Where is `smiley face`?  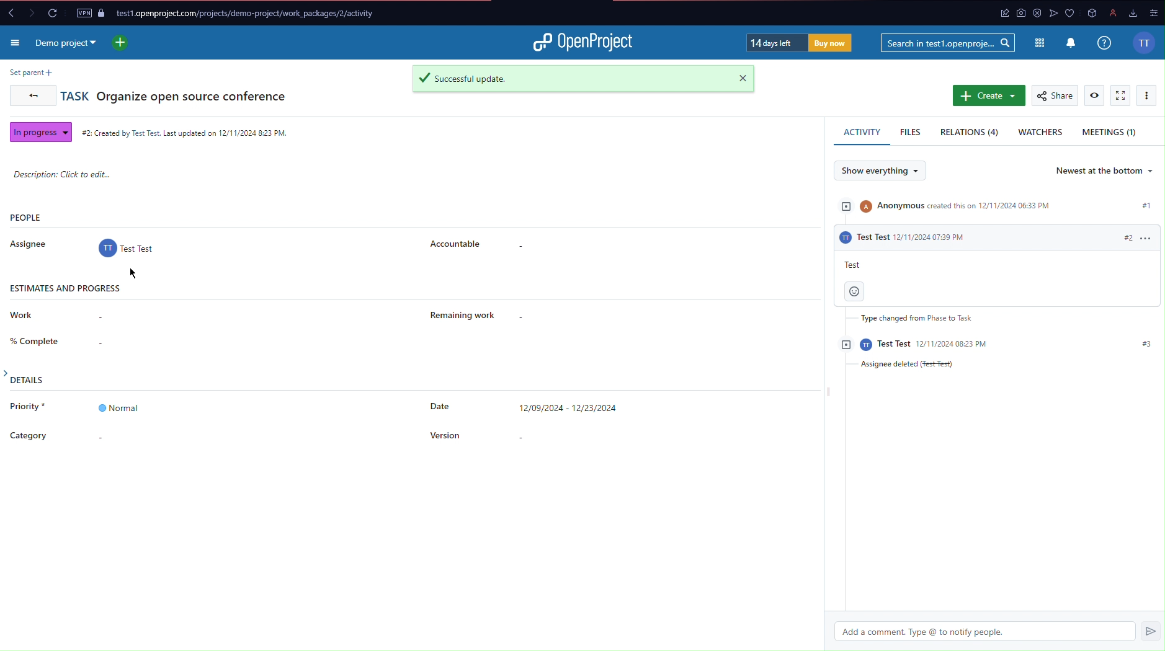 smiley face is located at coordinates (857, 291).